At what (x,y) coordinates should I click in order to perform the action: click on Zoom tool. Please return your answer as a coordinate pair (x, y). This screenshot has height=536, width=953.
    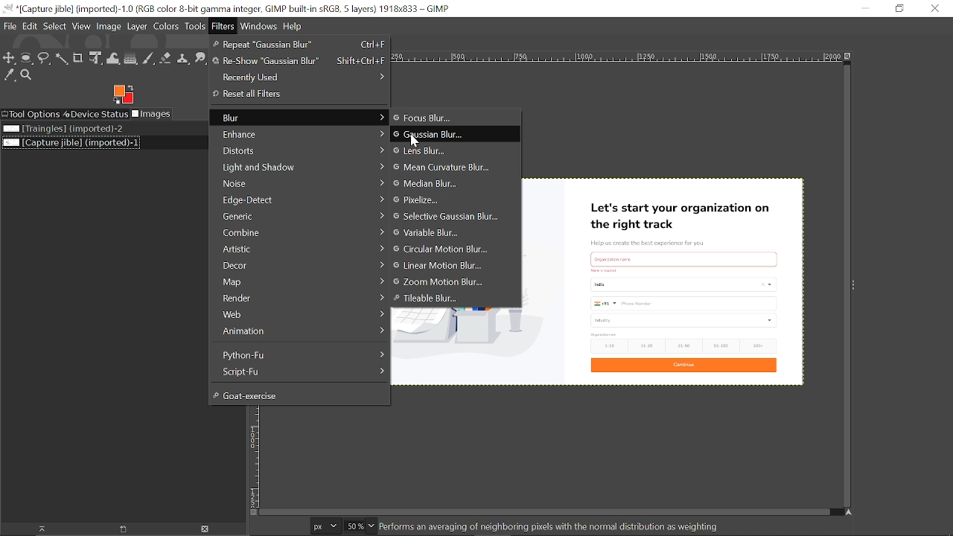
    Looking at the image, I should click on (27, 75).